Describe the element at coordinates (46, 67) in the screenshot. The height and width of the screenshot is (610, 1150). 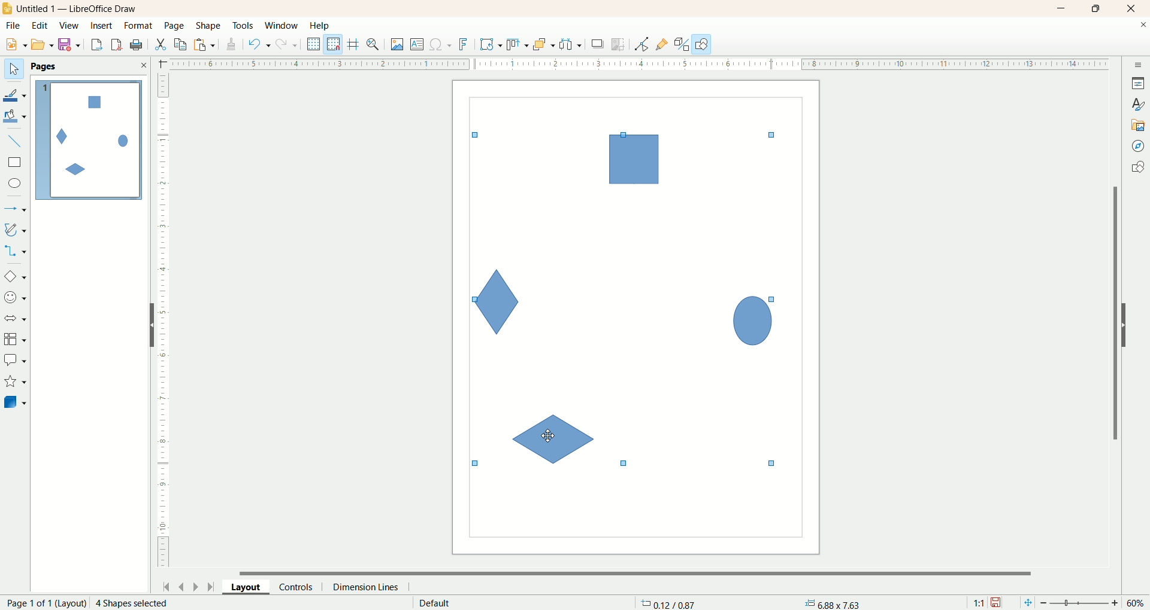
I see `Pages` at that location.